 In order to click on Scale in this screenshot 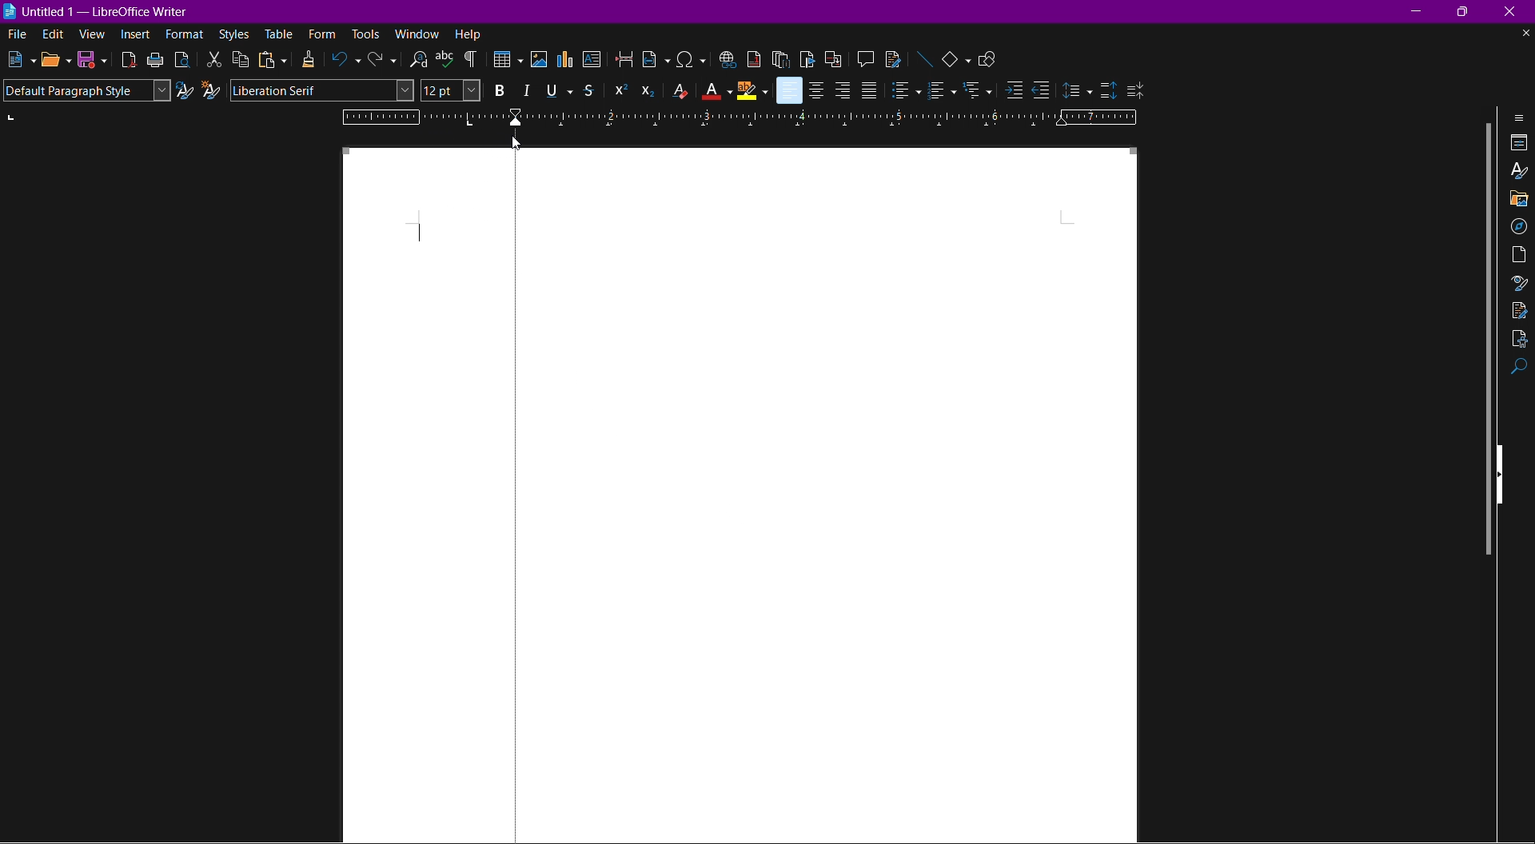, I will do `click(847, 117)`.